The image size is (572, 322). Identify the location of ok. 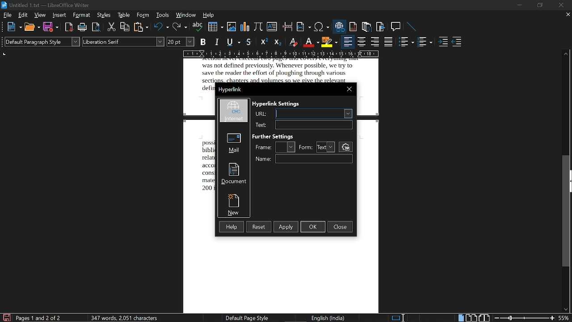
(313, 227).